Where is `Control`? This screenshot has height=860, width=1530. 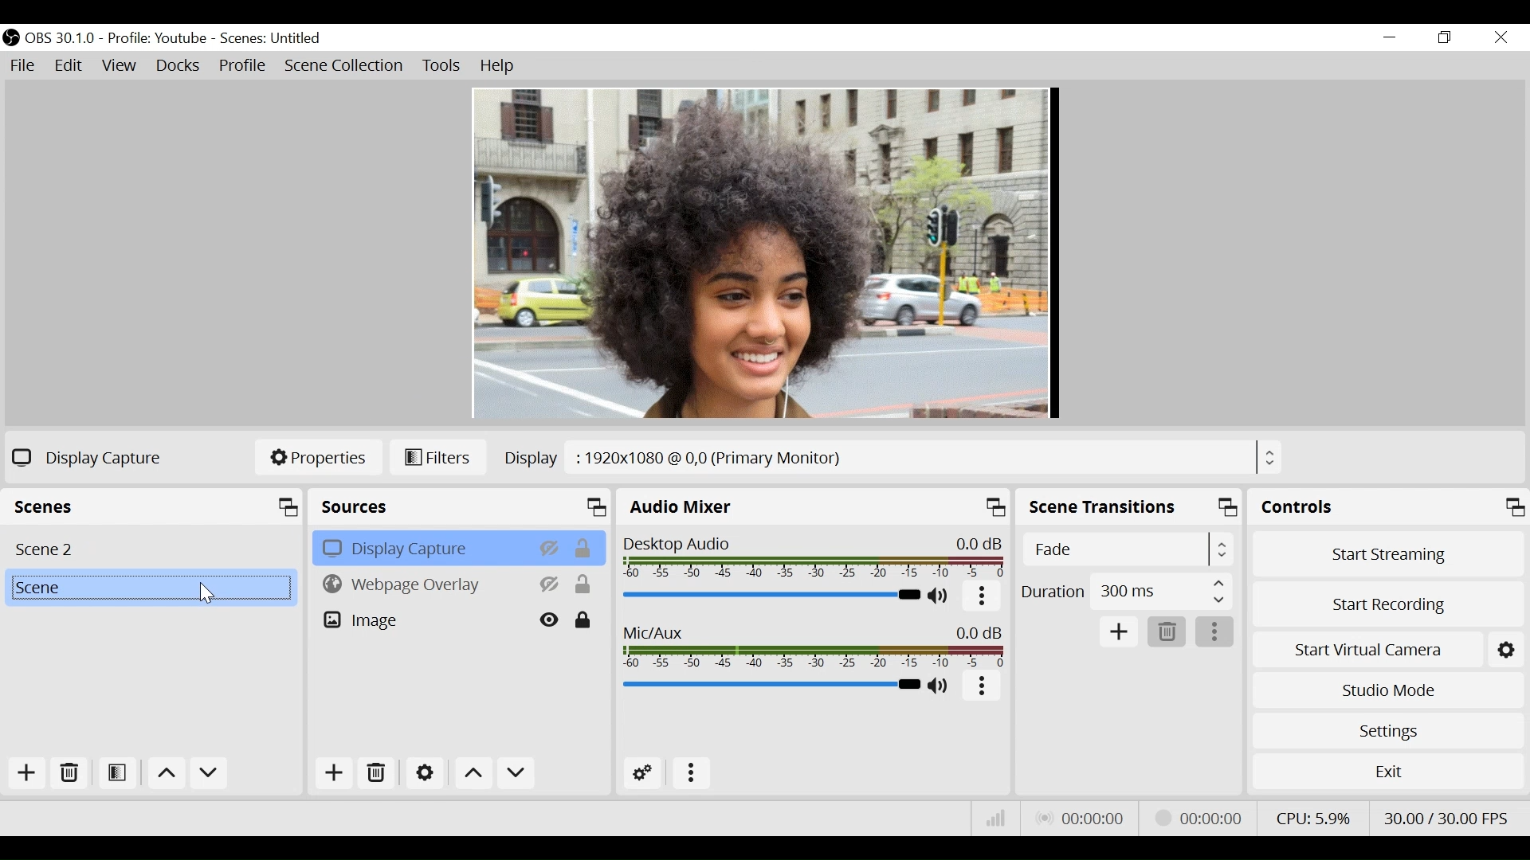
Control is located at coordinates (1387, 506).